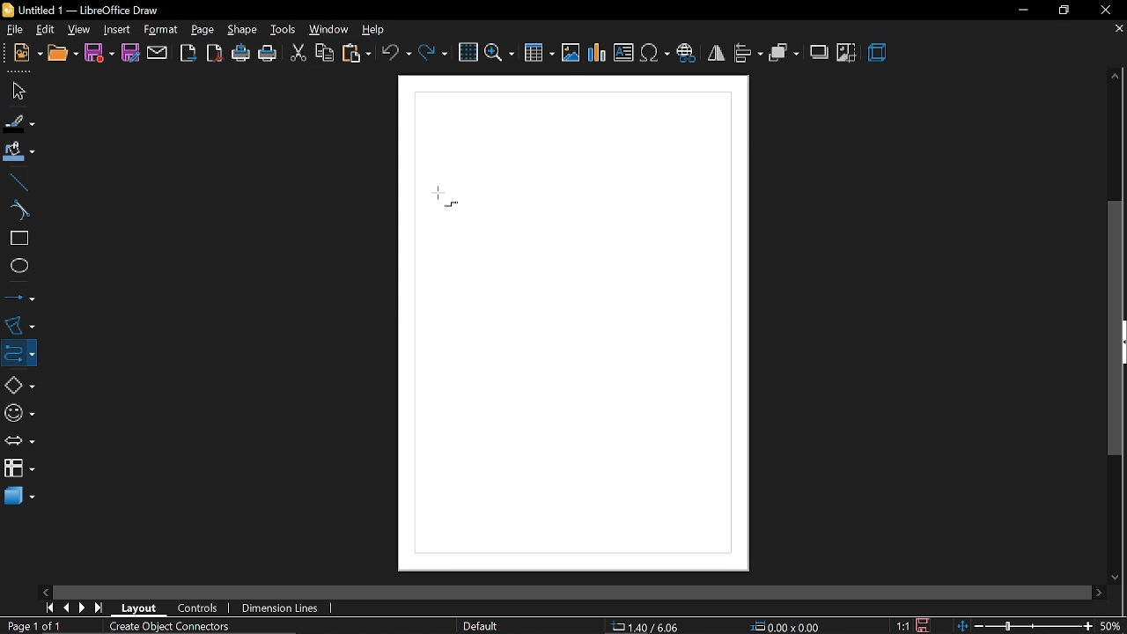 This screenshot has height=634, width=1127. What do you see at coordinates (652, 627) in the screenshot?
I see `1.40/6.06` at bounding box center [652, 627].